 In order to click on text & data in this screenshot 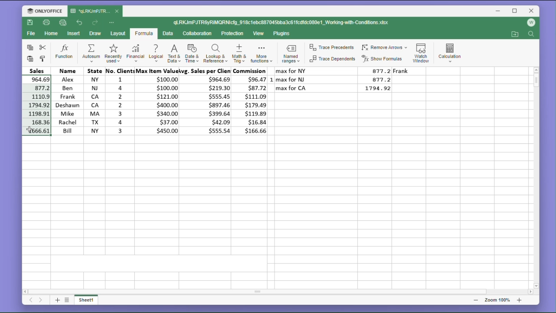, I will do `click(173, 53)`.